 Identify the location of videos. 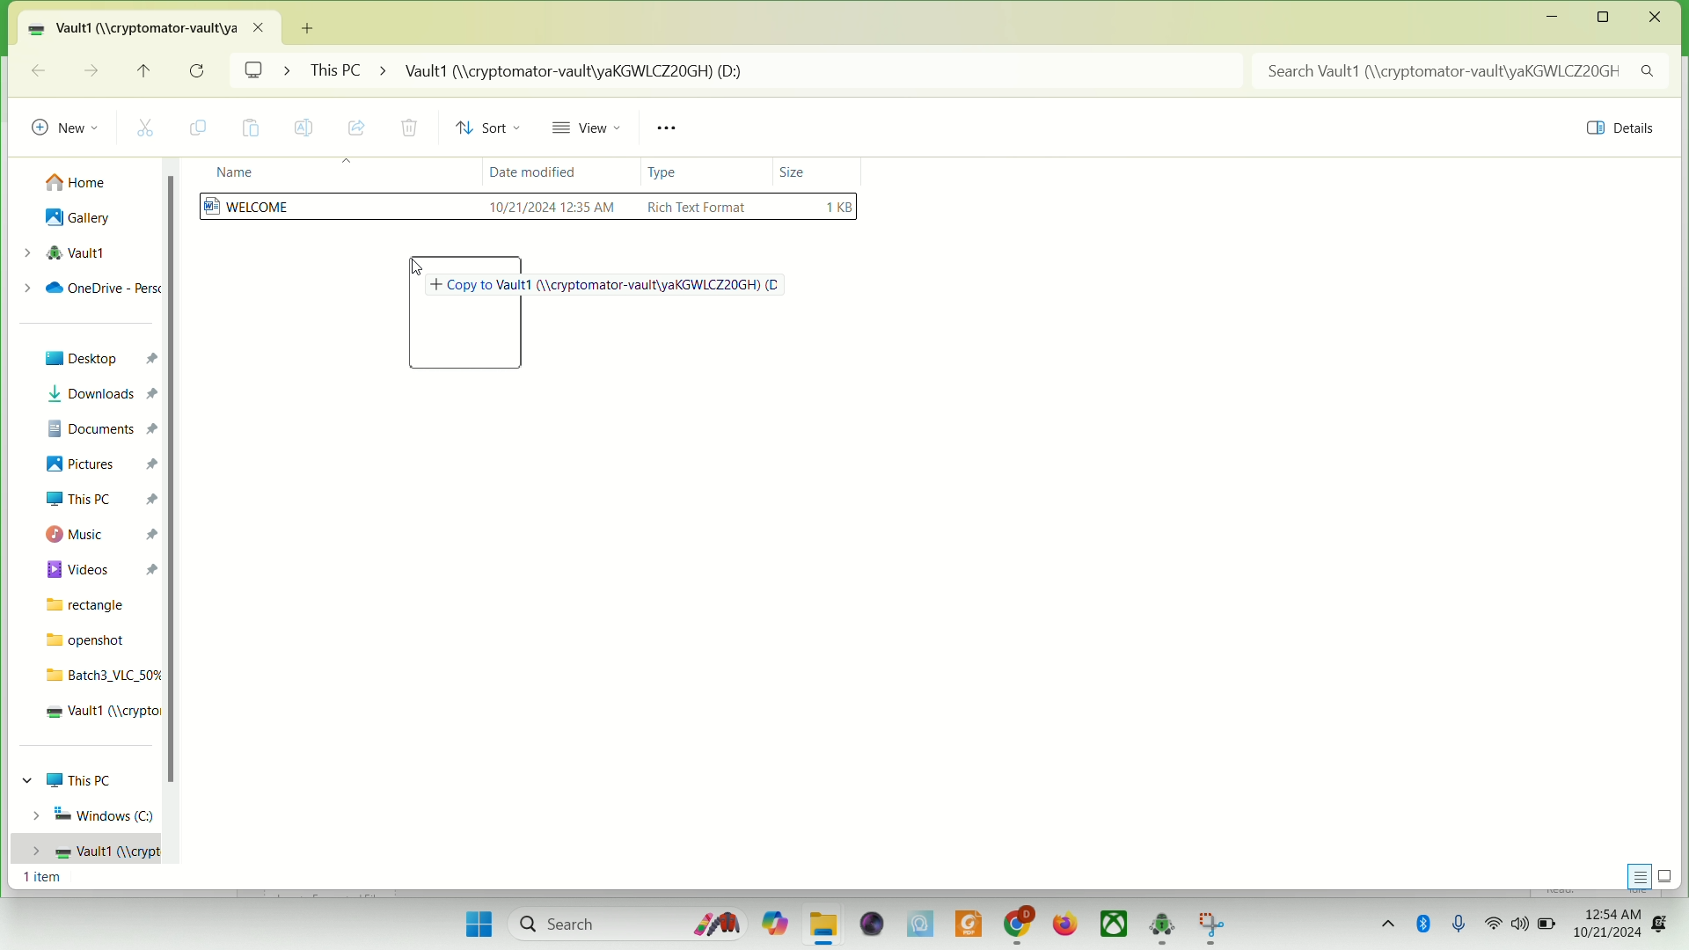
(99, 568).